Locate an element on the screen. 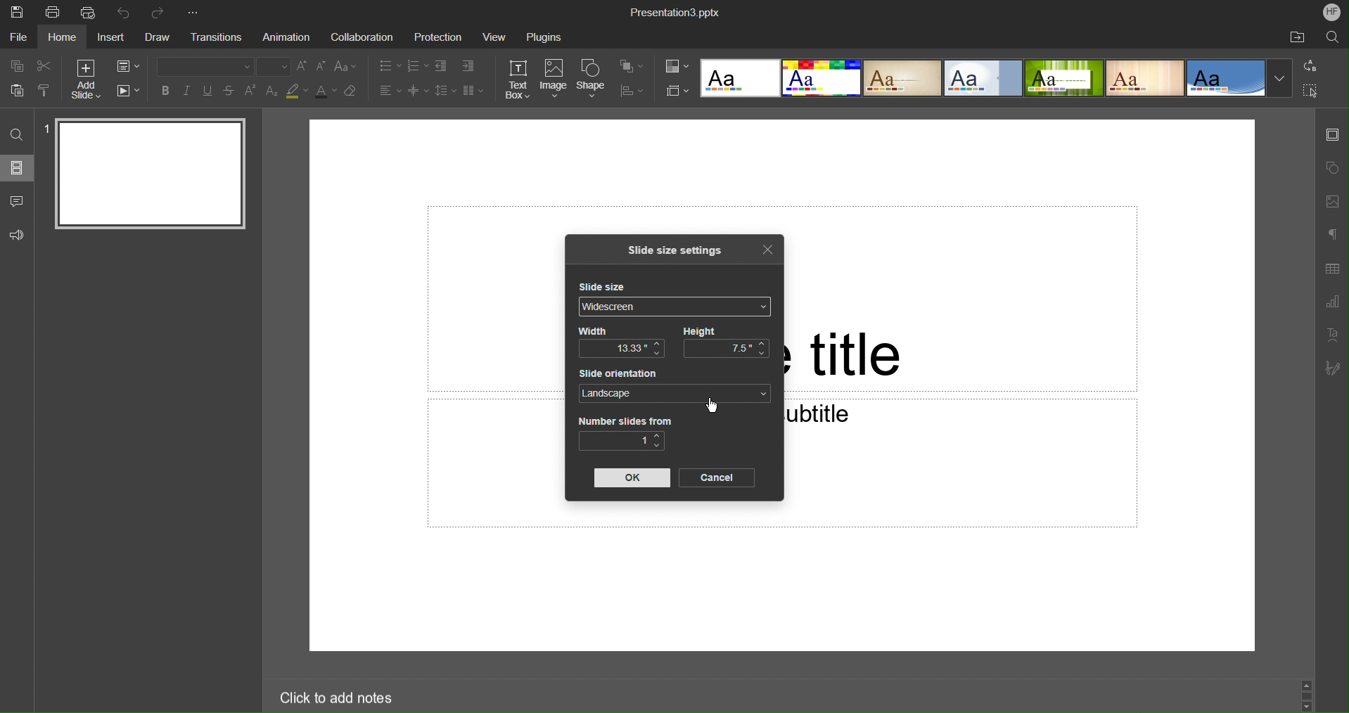 This screenshot has height=713, width=1349. Decrease size is located at coordinates (322, 68).